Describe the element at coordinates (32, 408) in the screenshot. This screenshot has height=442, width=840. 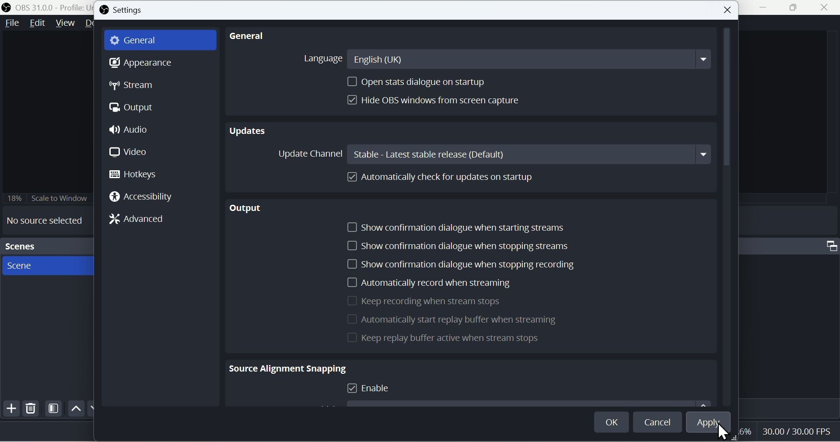
I see `Delete` at that location.